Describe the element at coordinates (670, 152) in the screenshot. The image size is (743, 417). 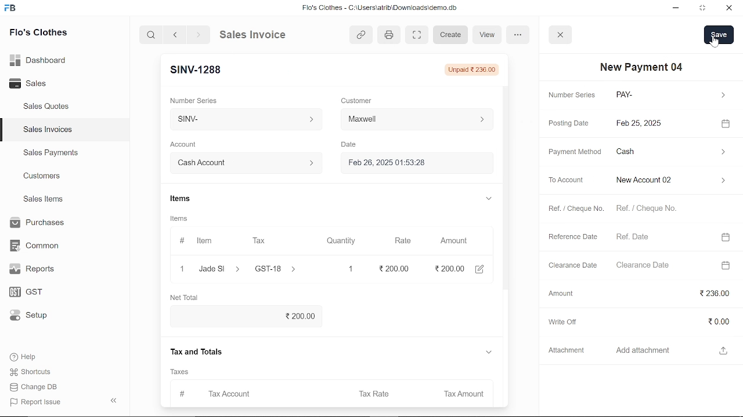
I see `cash` at that location.